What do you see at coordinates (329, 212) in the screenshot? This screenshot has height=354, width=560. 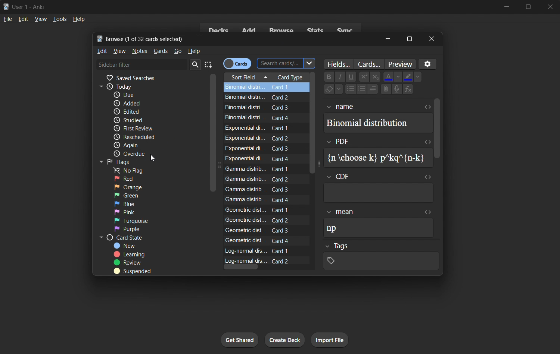 I see `Drop down` at bounding box center [329, 212].